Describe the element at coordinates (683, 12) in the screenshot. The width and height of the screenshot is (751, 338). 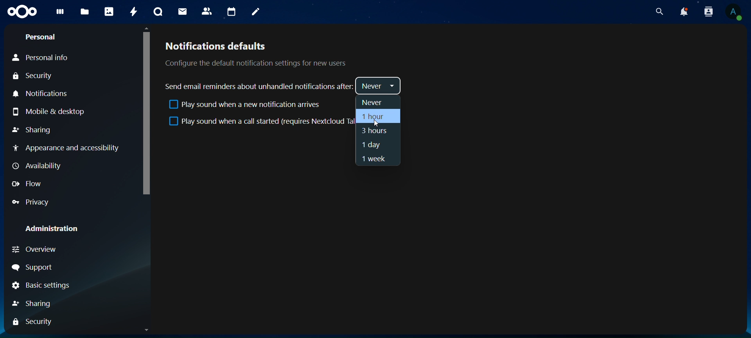
I see `notifications` at that location.